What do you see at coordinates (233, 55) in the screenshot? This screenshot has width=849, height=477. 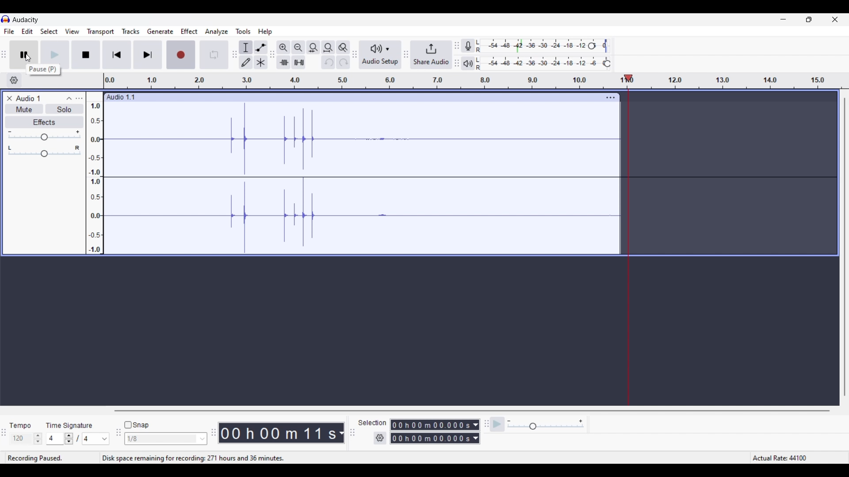 I see `toolbar` at bounding box center [233, 55].